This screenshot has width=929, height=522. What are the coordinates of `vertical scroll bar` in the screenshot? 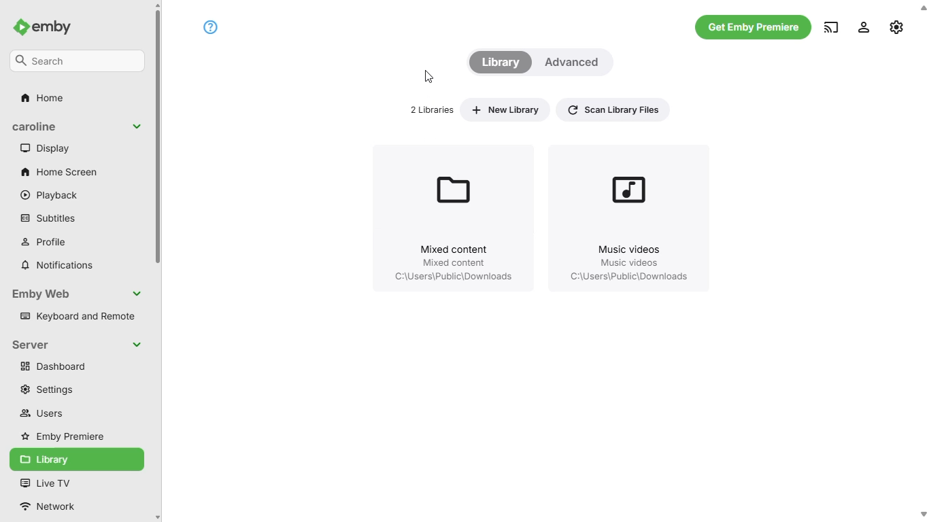 It's located at (159, 261).